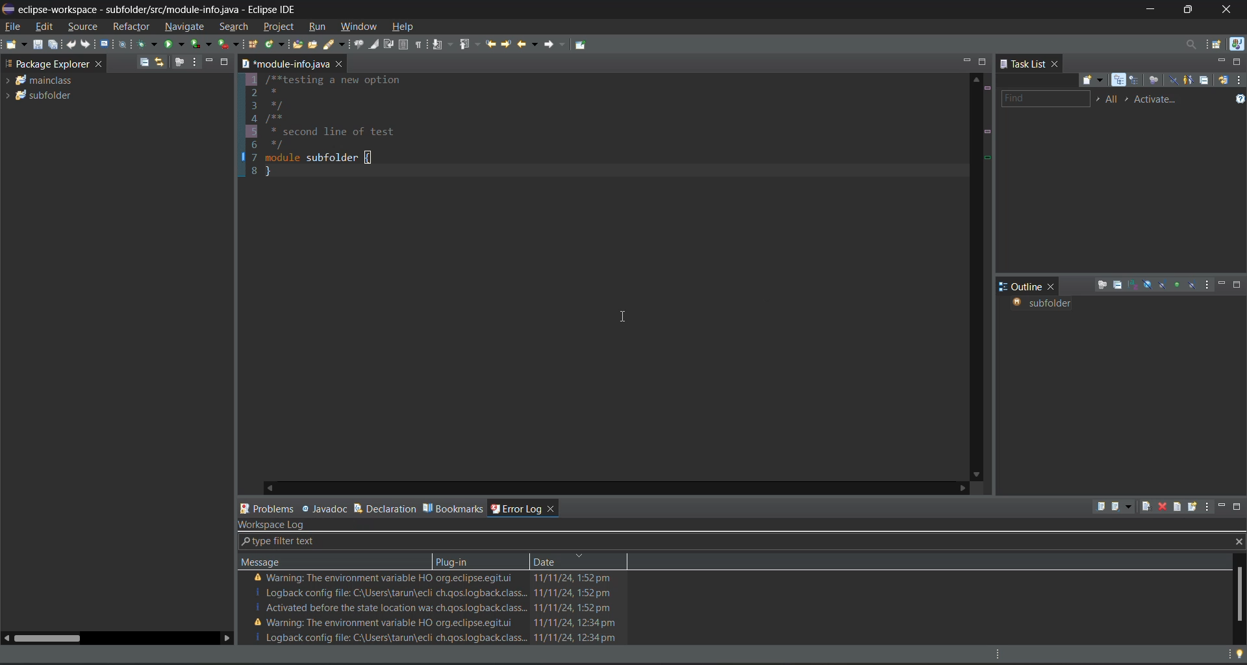 The height and width of the screenshot is (665, 1247). What do you see at coordinates (229, 61) in the screenshot?
I see `maximize` at bounding box center [229, 61].